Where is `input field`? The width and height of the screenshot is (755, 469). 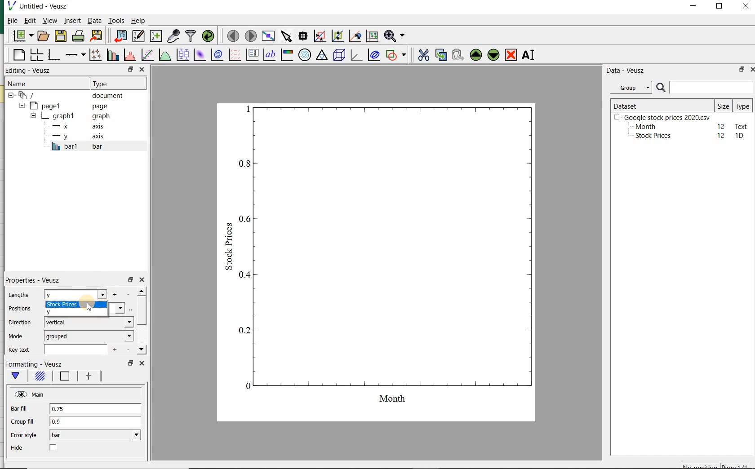 input field is located at coordinates (75, 350).